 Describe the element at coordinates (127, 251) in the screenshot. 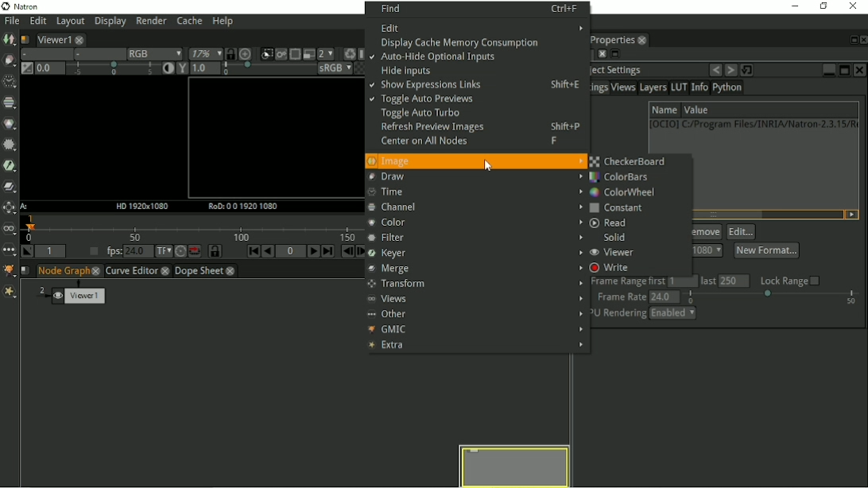

I see `fps` at that location.